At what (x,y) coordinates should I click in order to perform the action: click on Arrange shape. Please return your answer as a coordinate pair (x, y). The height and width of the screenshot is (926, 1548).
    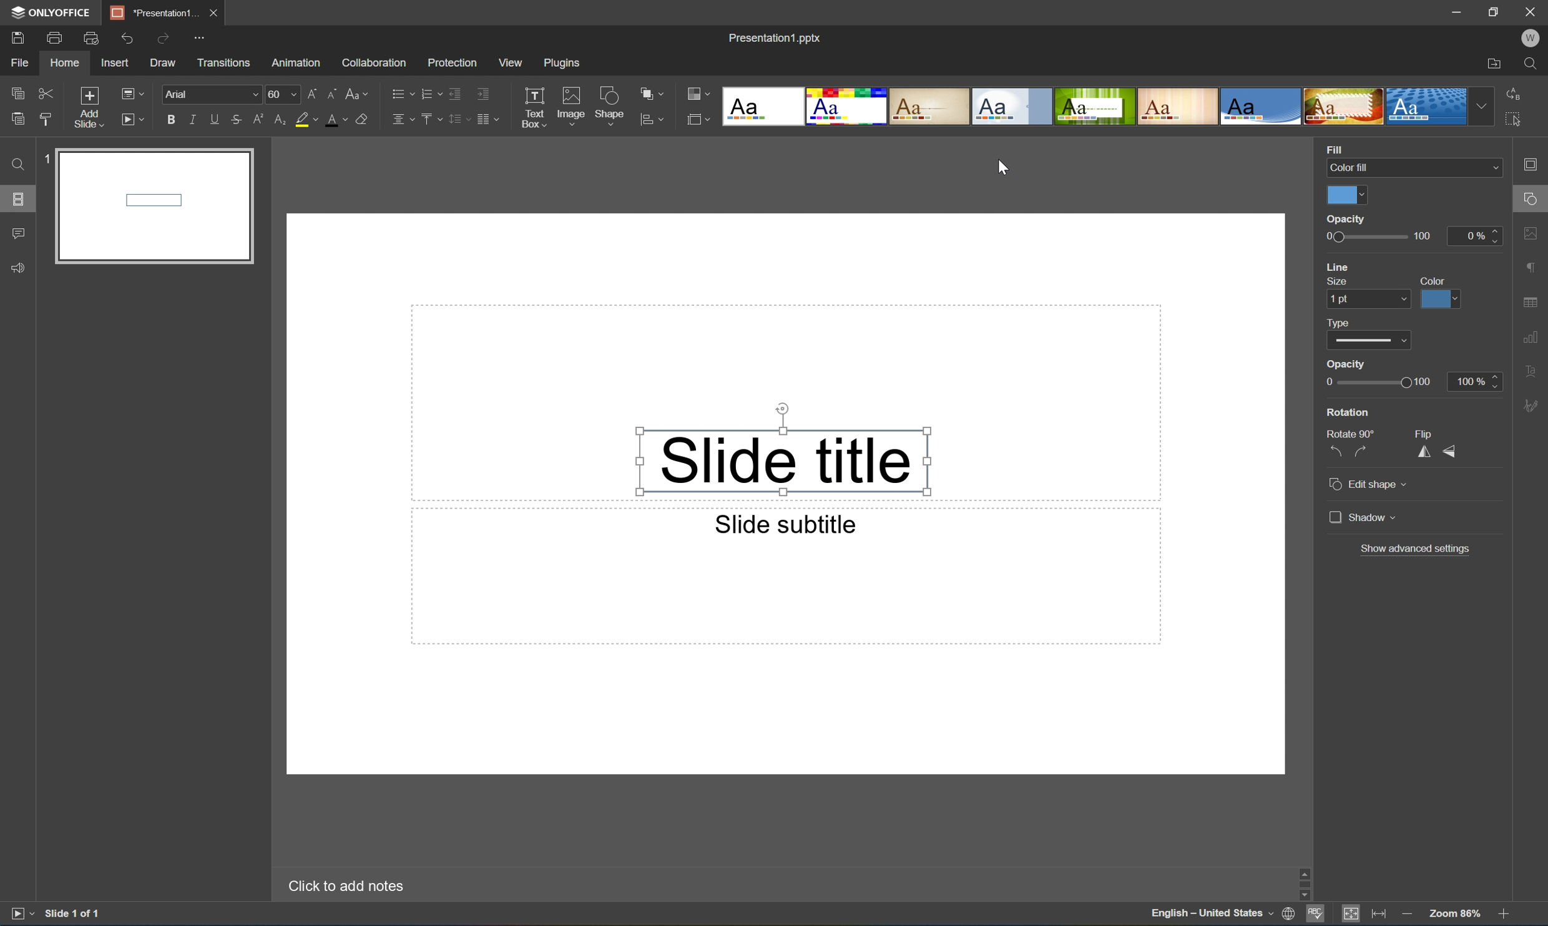
    Looking at the image, I should click on (651, 95).